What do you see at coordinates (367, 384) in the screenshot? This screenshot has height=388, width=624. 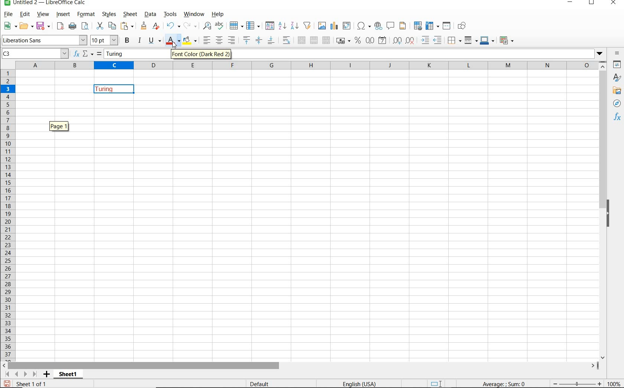 I see `TEXT LANGUAGE` at bounding box center [367, 384].